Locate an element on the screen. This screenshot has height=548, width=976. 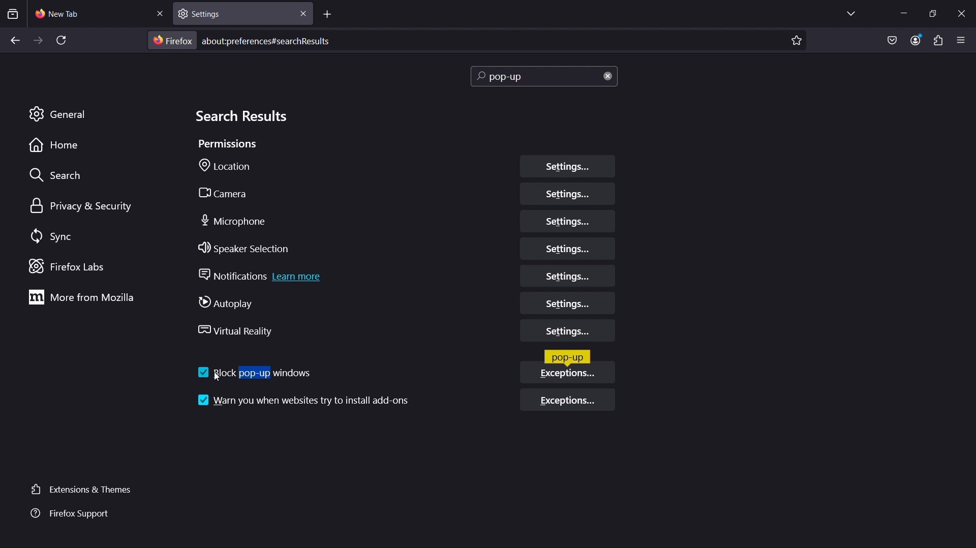
Forward is located at coordinates (37, 42).